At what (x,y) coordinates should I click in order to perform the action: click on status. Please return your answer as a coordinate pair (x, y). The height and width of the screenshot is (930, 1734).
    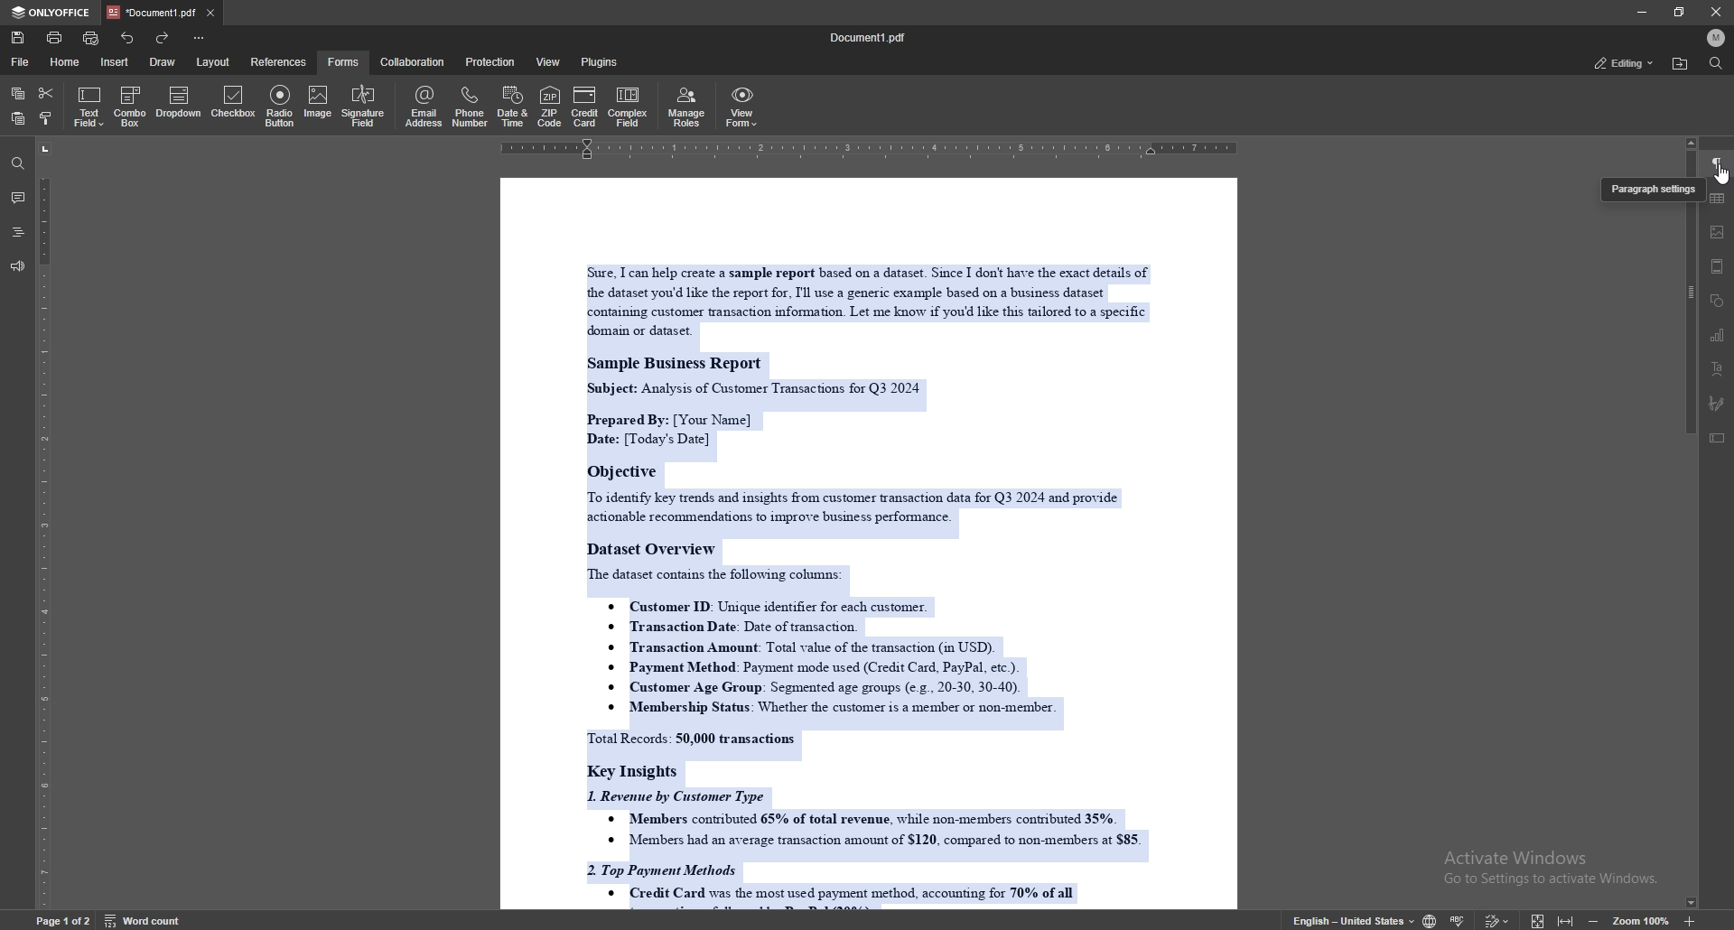
    Looking at the image, I should click on (1623, 62).